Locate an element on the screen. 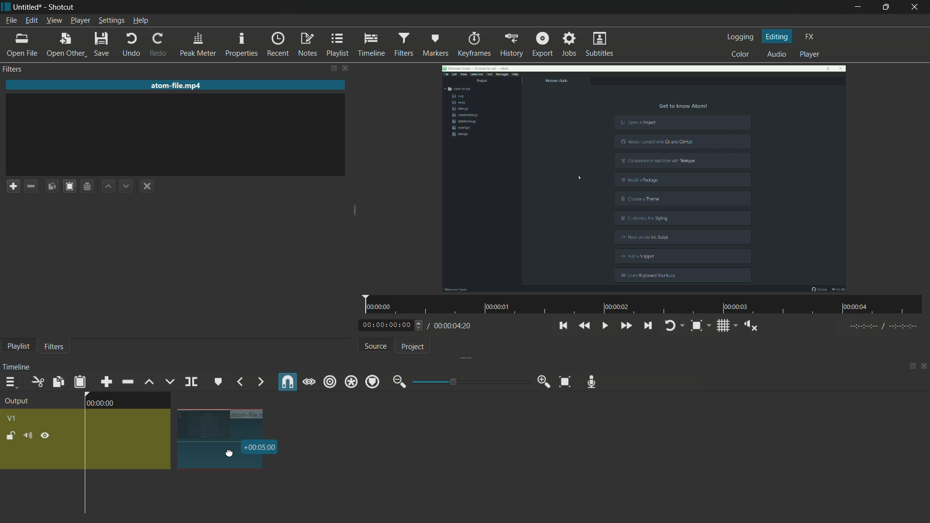 The image size is (930, 523). timeline is located at coordinates (19, 365).